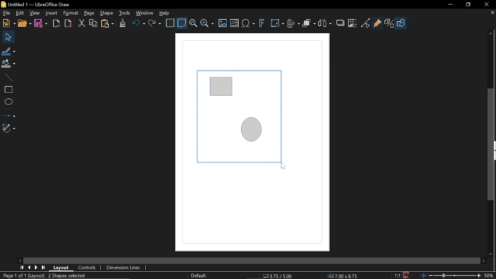 This screenshot has width=496, height=279. What do you see at coordinates (86, 268) in the screenshot?
I see `Controls` at bounding box center [86, 268].